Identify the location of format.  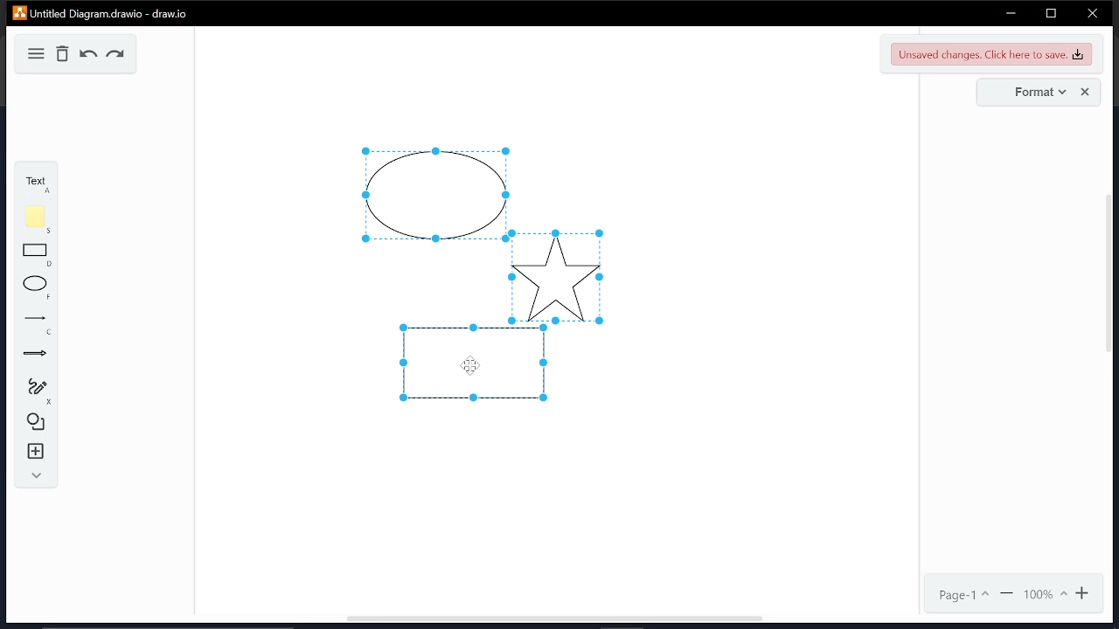
(1036, 93).